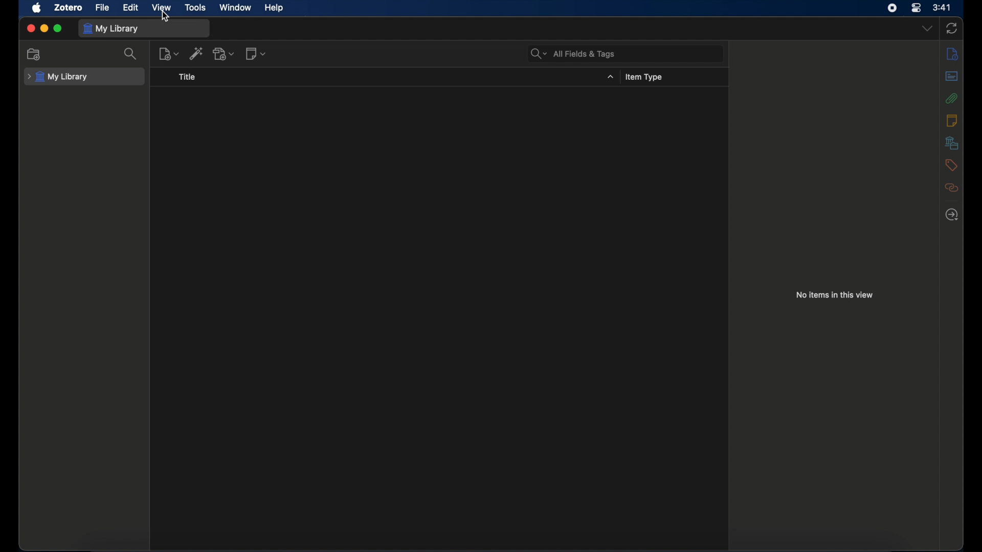  What do you see at coordinates (274, 8) in the screenshot?
I see `help` at bounding box center [274, 8].